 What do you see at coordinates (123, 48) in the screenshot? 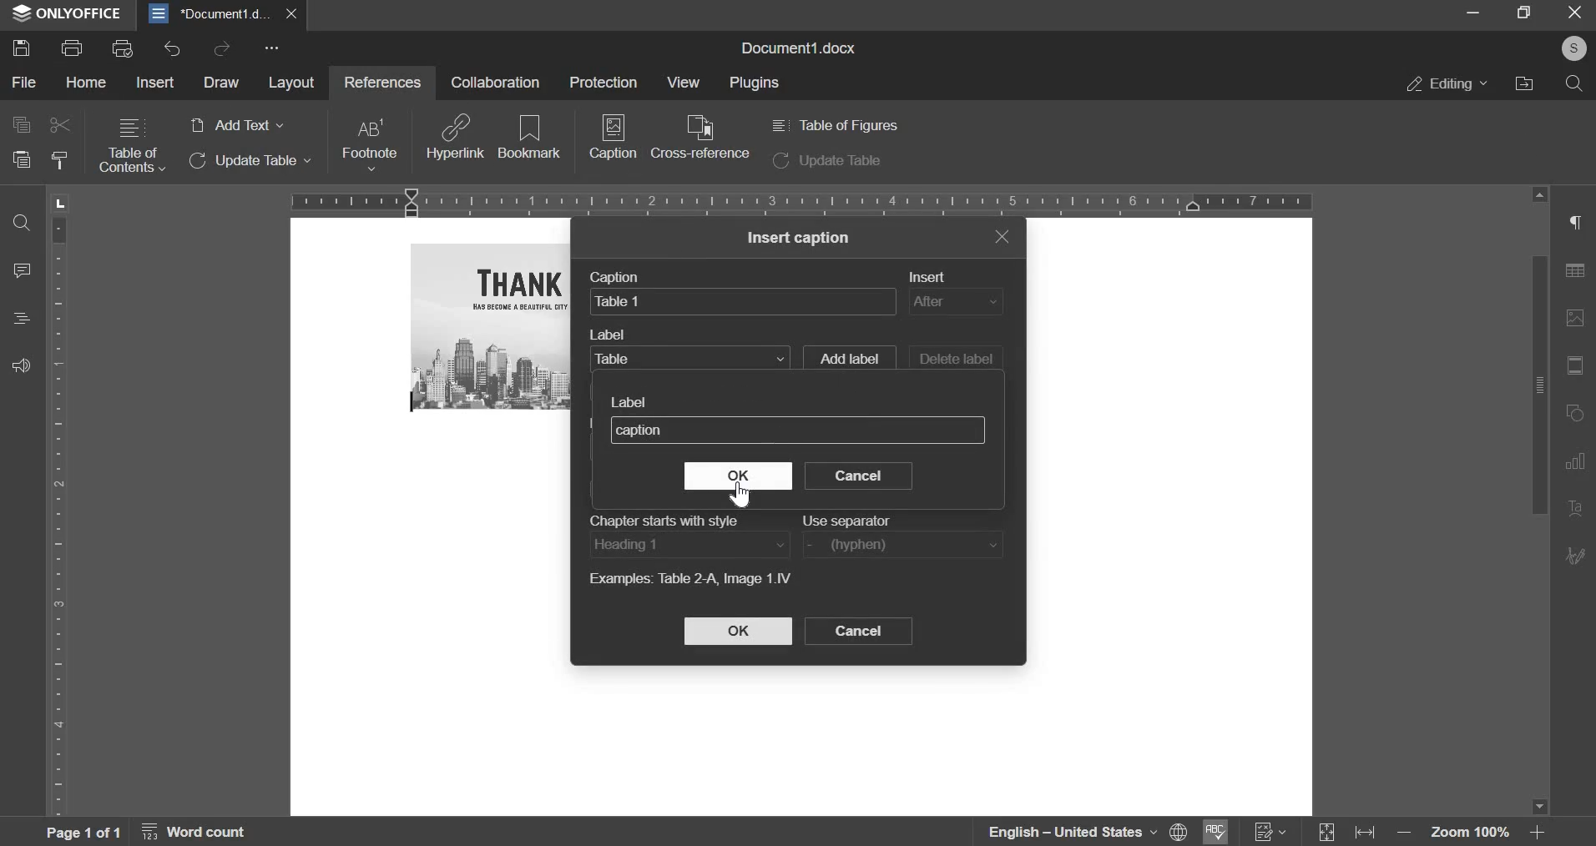
I see `print preview` at bounding box center [123, 48].